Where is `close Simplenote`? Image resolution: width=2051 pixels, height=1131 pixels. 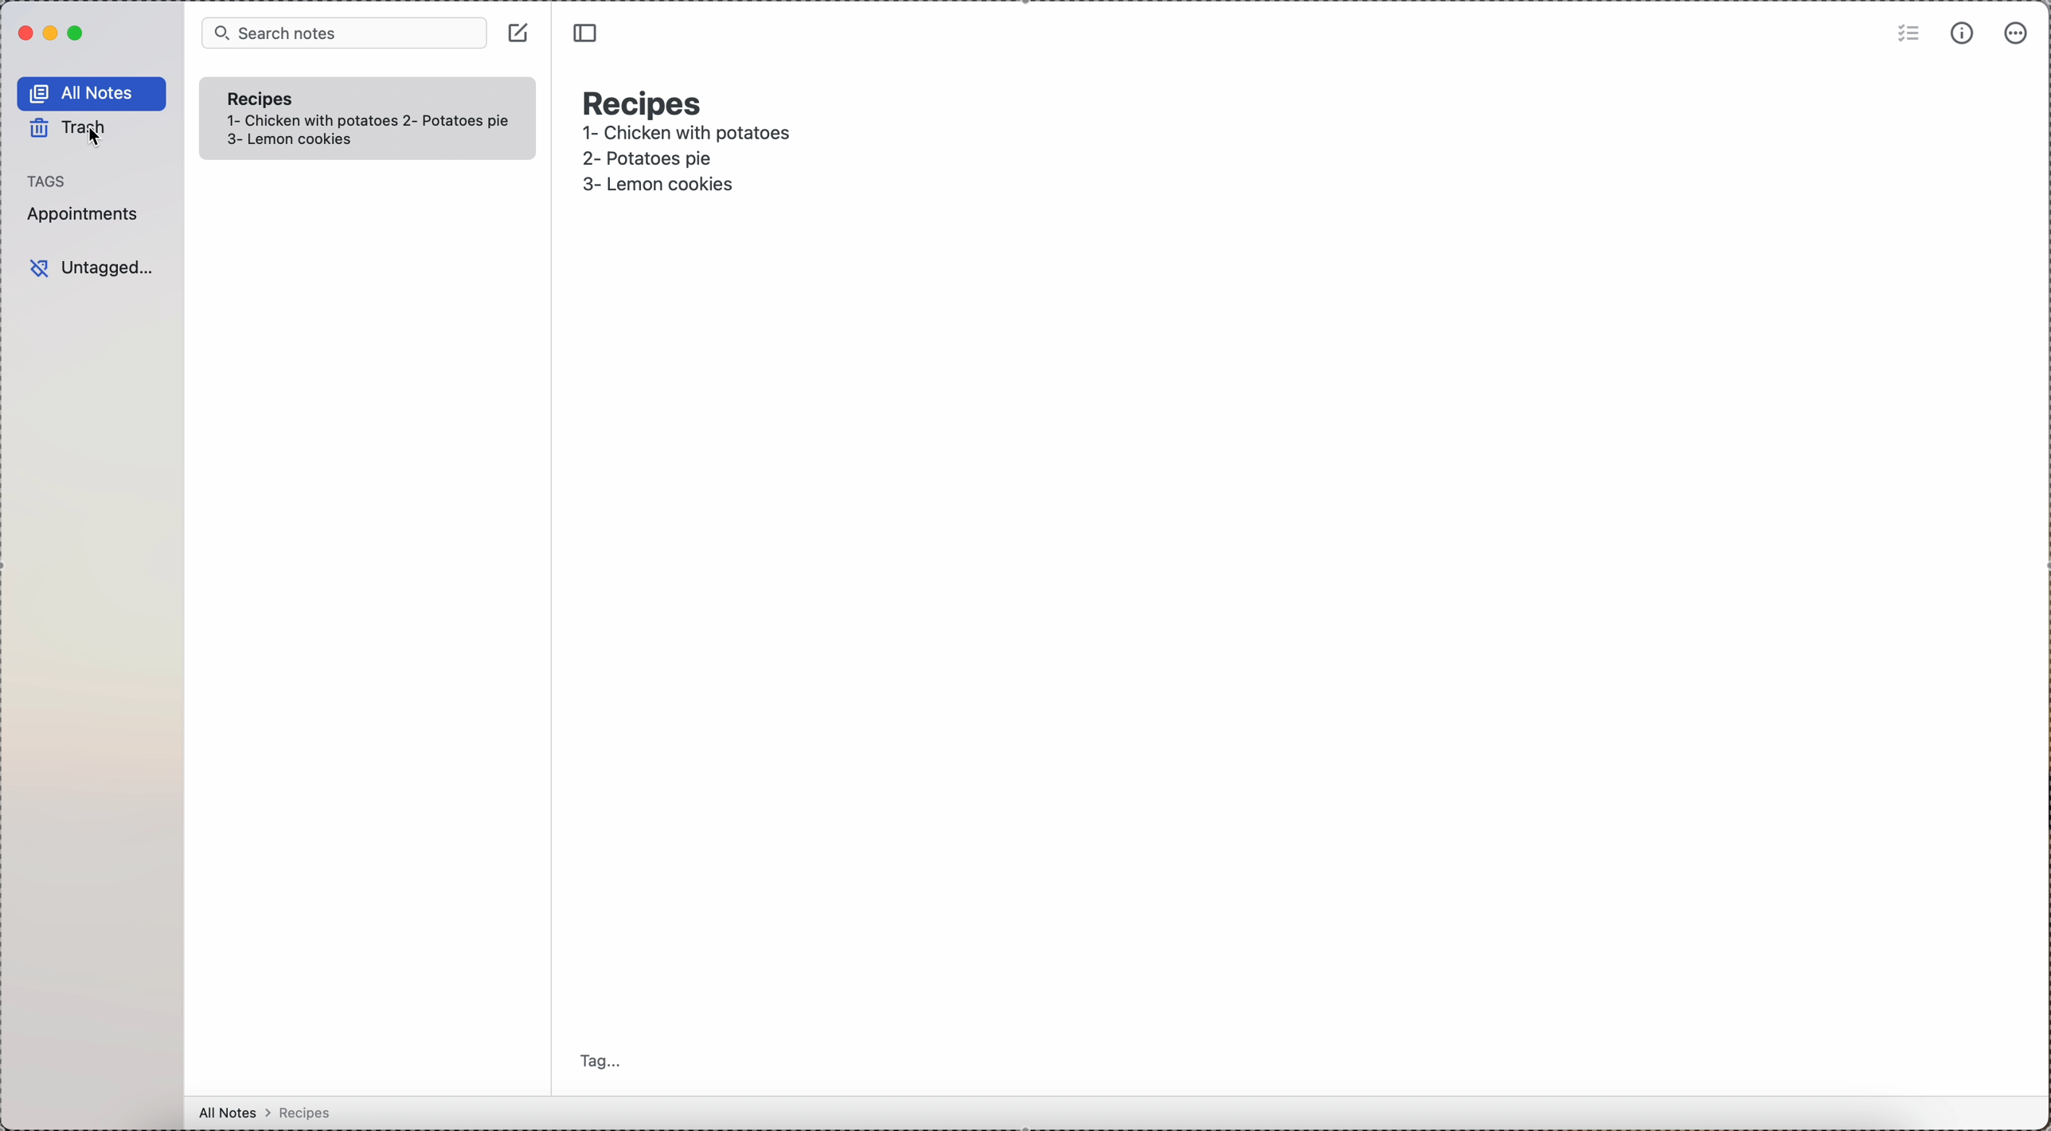 close Simplenote is located at coordinates (25, 33).